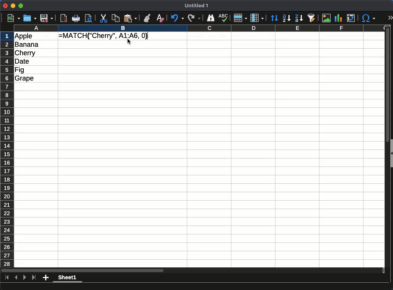 Image resolution: width=393 pixels, height=290 pixels. I want to click on previous sheet, so click(16, 278).